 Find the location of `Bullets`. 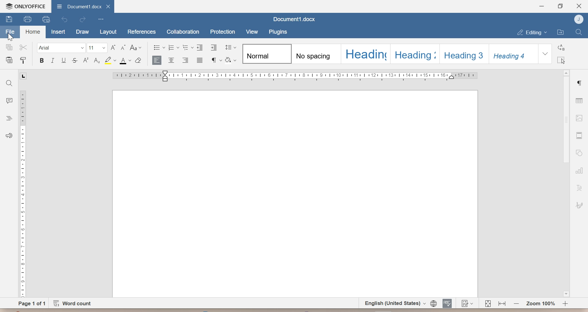

Bullets is located at coordinates (159, 48).